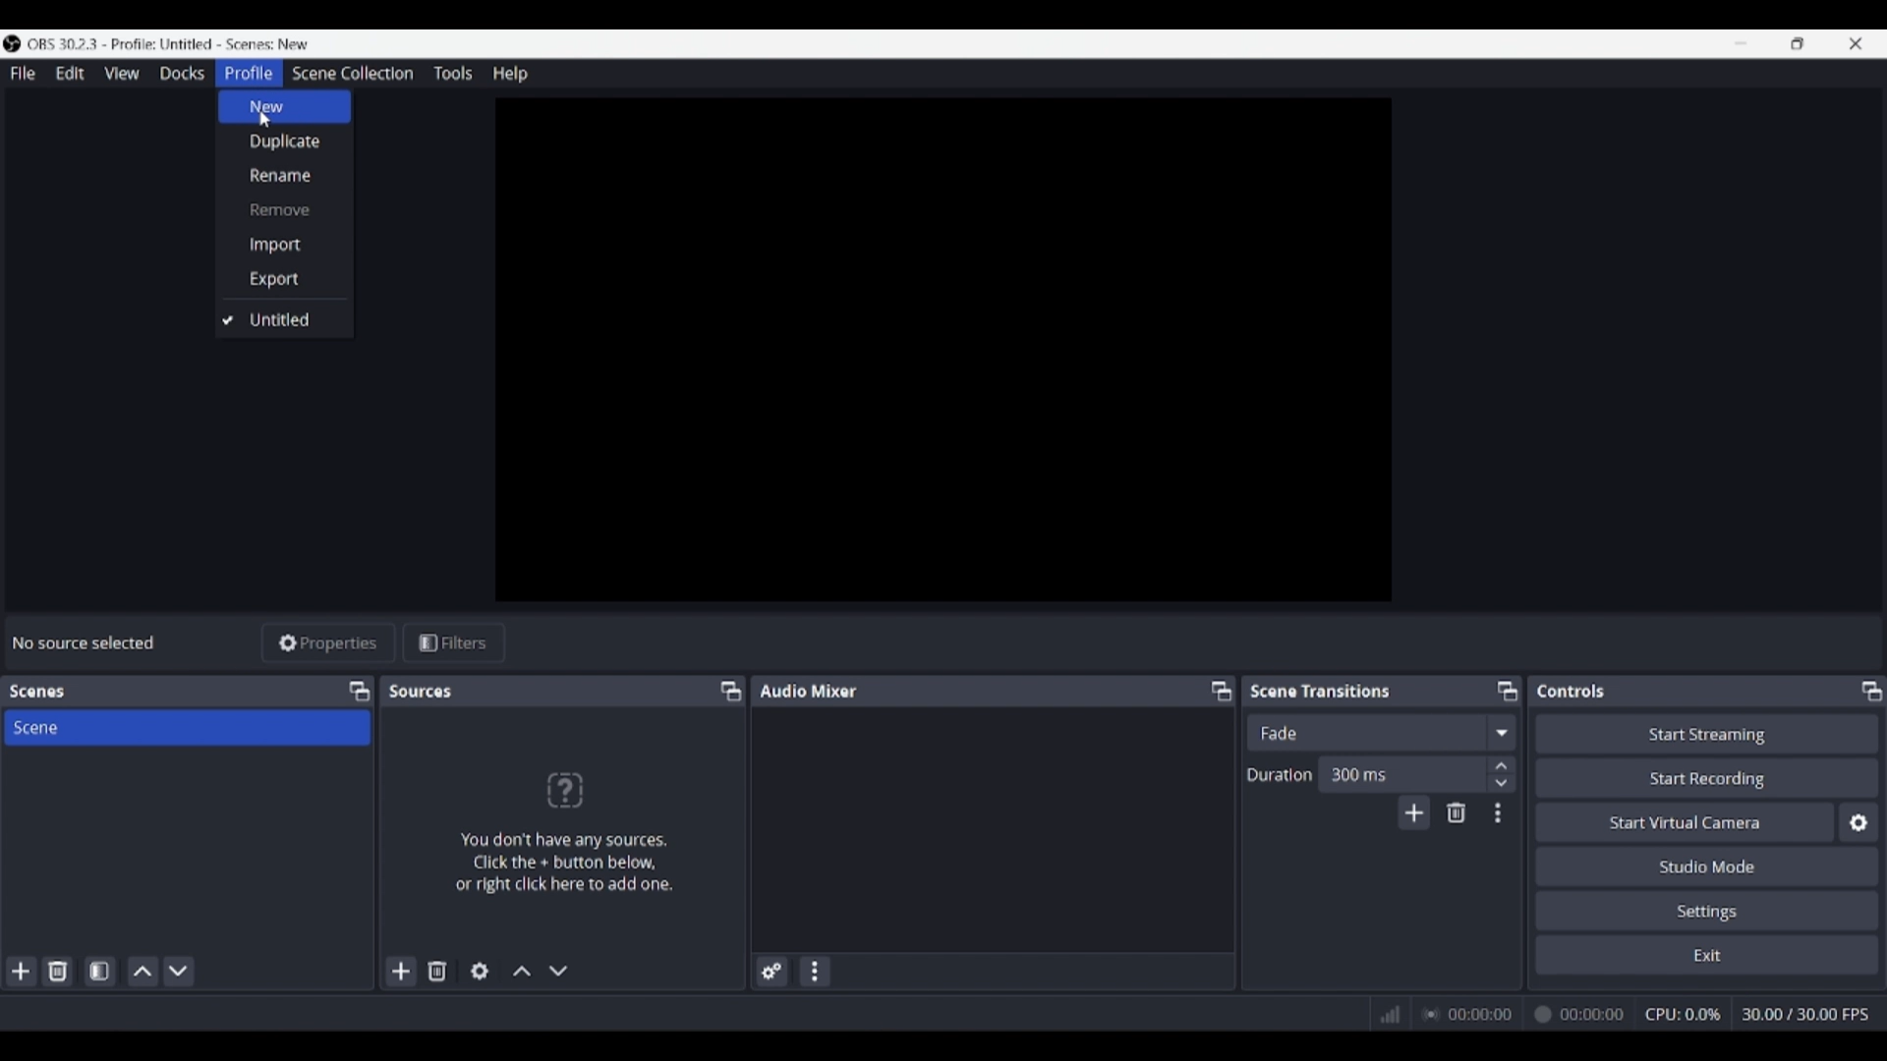  Describe the element at coordinates (562, 831) in the screenshot. I see `Panel logo and text` at that location.